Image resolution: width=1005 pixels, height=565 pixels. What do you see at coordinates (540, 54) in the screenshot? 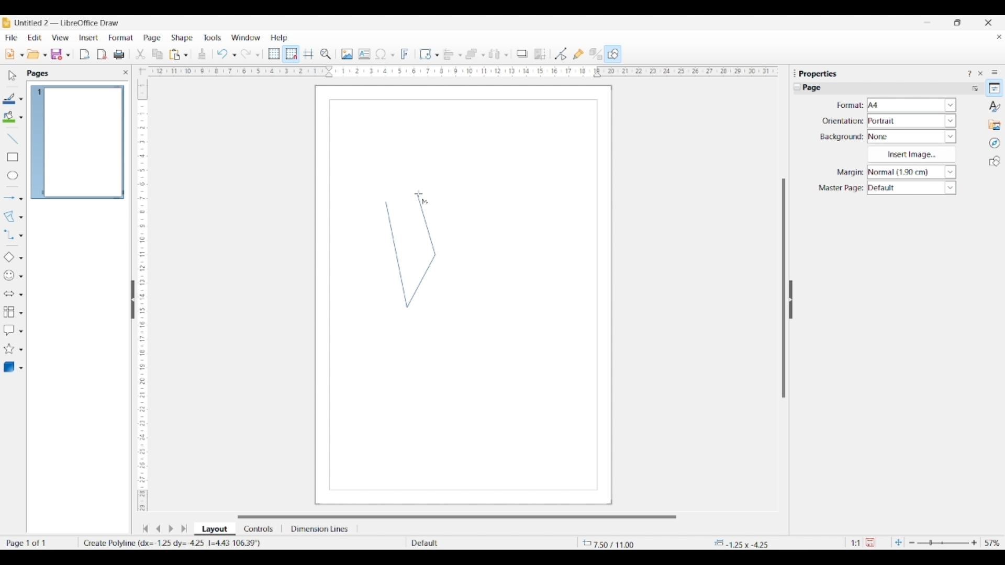
I see `Crop image` at bounding box center [540, 54].